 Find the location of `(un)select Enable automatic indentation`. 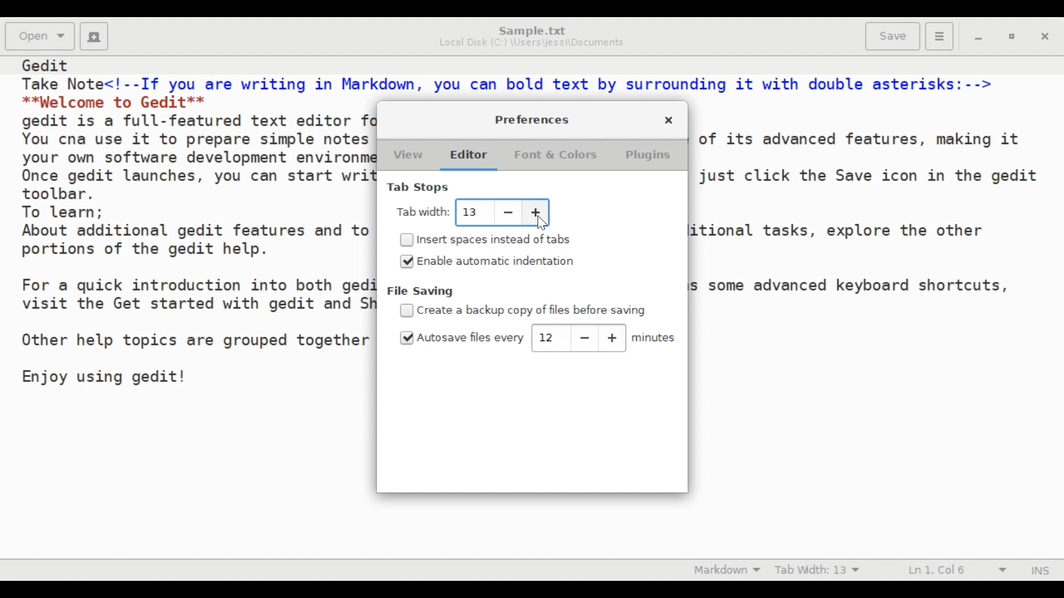

(un)select Enable automatic indentation is located at coordinates (486, 262).